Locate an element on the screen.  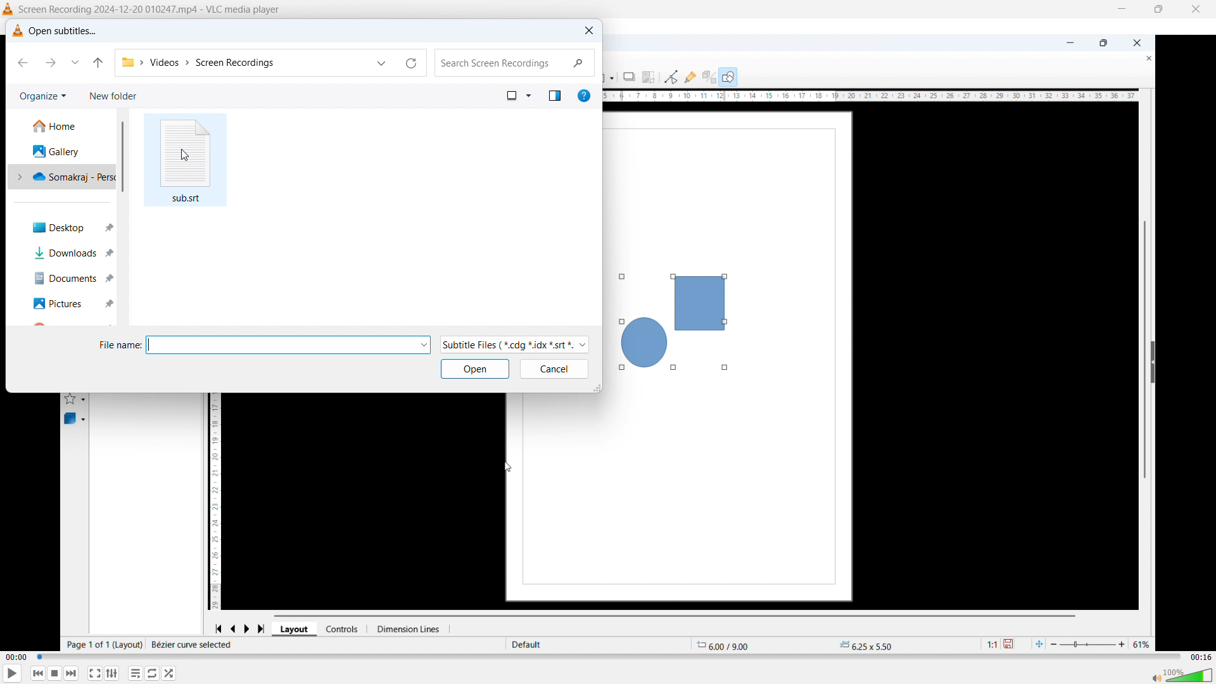
Full screen  is located at coordinates (95, 673).